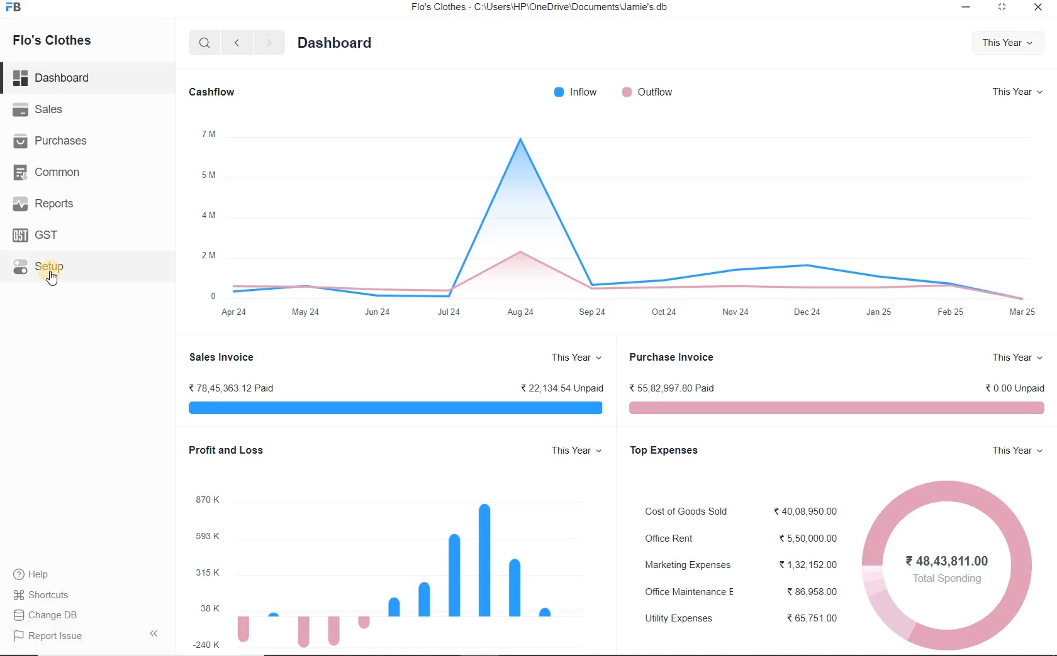 The width and height of the screenshot is (1057, 656). What do you see at coordinates (575, 92) in the screenshot?
I see `® Inflow` at bounding box center [575, 92].